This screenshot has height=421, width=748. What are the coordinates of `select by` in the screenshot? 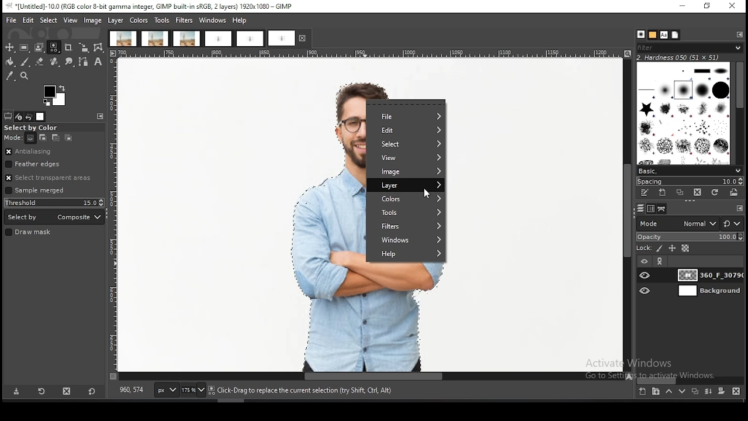 It's located at (54, 217).